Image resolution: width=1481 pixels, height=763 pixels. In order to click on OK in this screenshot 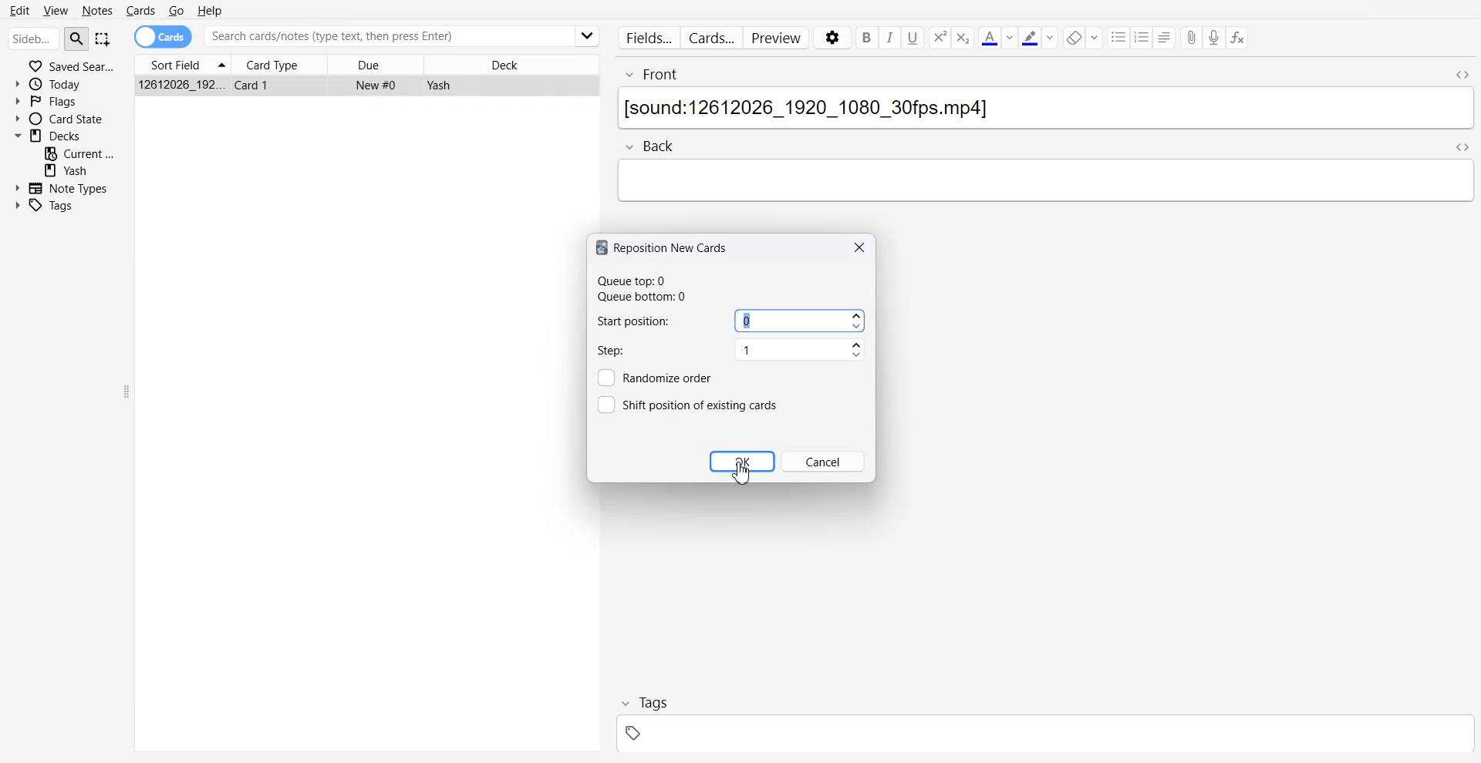, I will do `click(742, 461)`.